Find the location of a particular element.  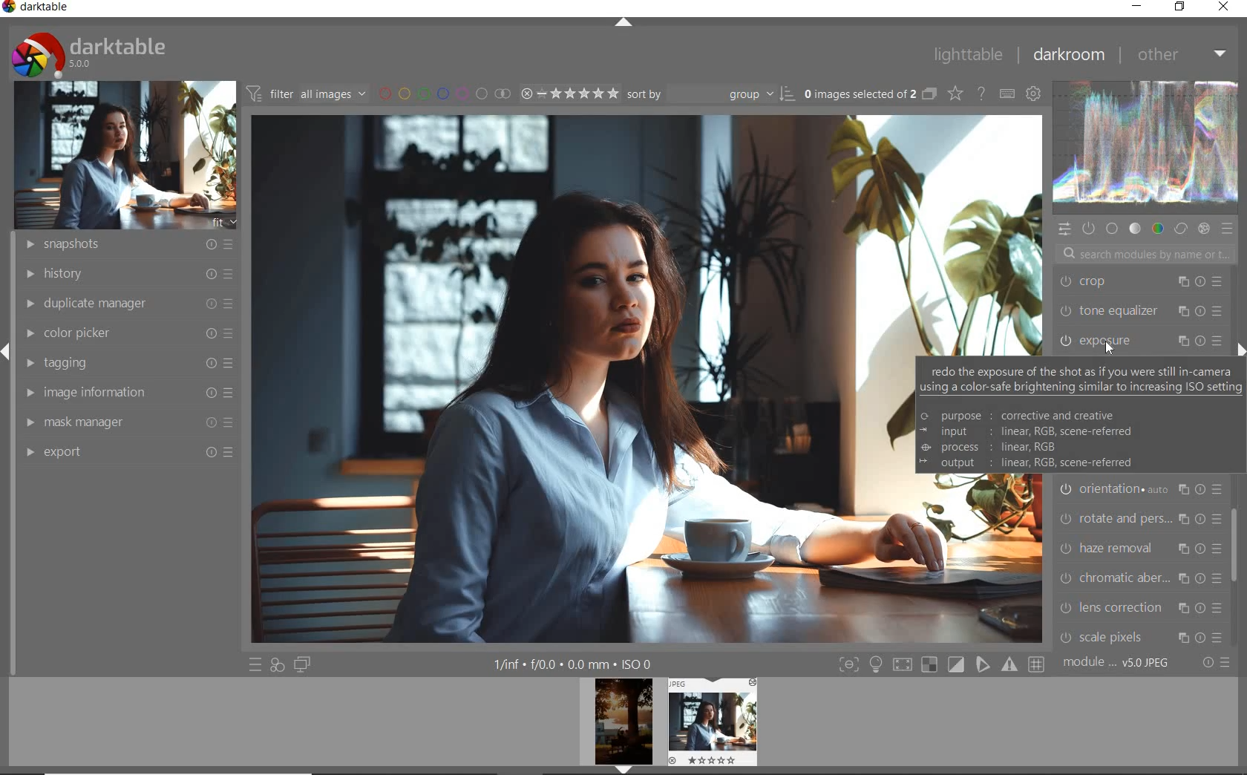

FILTER BY IMAGE COLOR LABEL is located at coordinates (442, 94).